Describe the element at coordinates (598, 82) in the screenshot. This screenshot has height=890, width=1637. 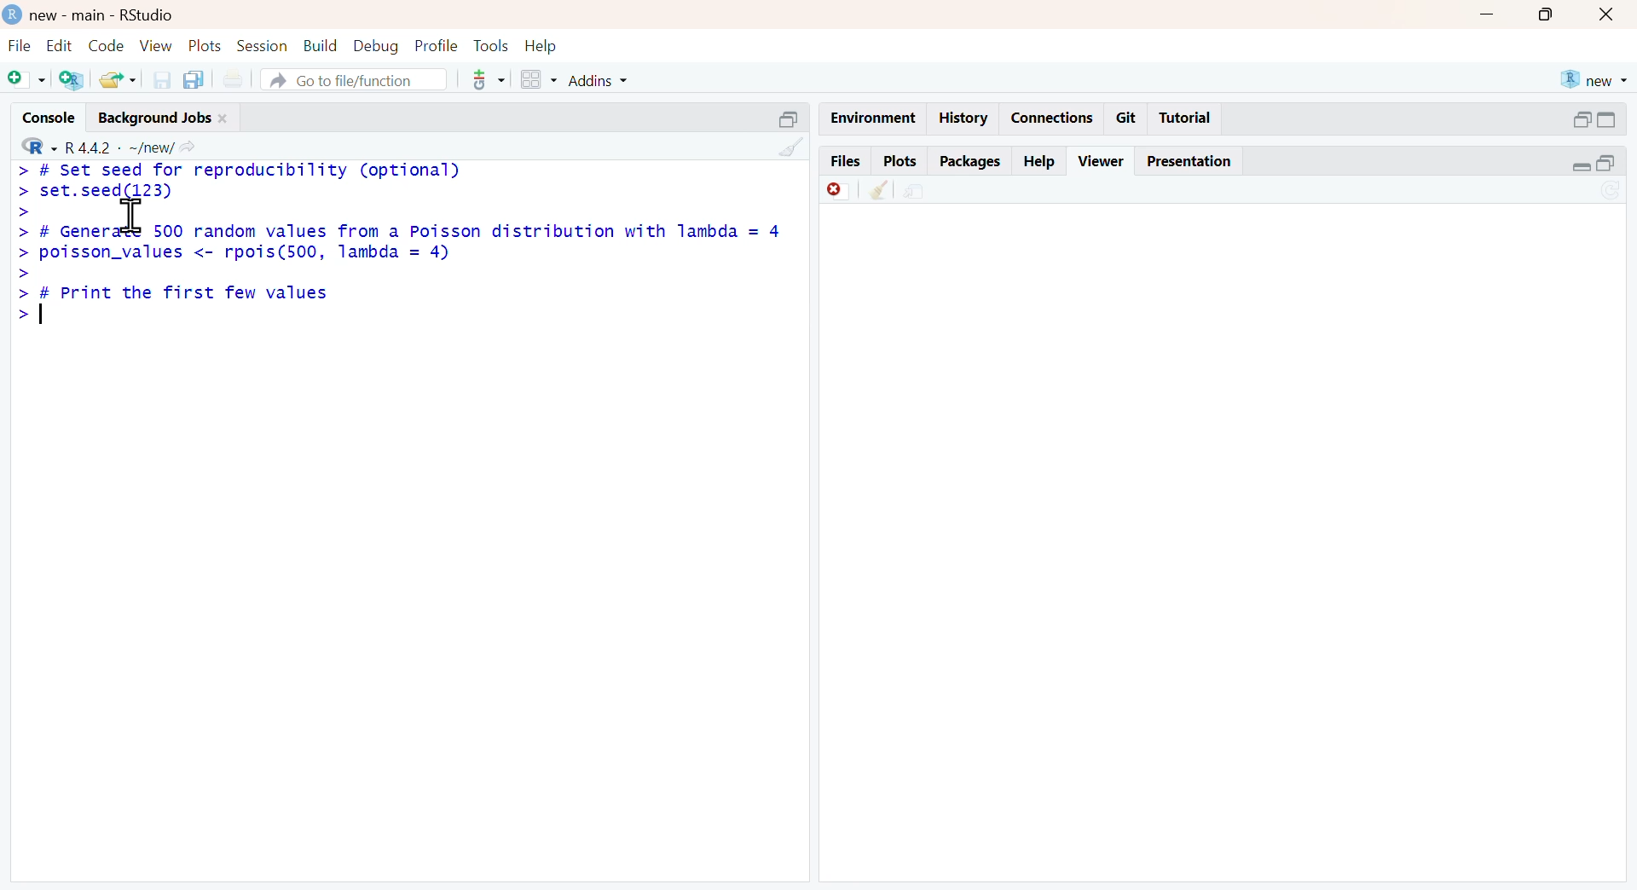
I see `addins` at that location.